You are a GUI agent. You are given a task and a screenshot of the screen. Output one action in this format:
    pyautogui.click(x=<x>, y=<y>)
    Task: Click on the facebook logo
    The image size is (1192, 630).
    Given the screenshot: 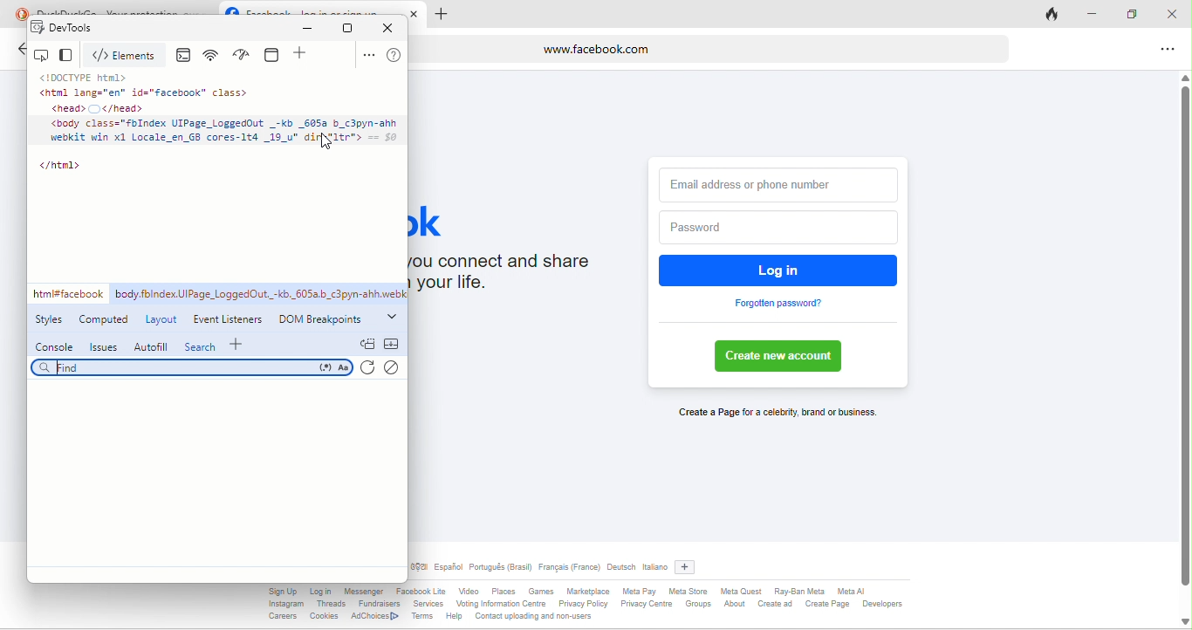 What is the action you would take?
    pyautogui.click(x=231, y=8)
    